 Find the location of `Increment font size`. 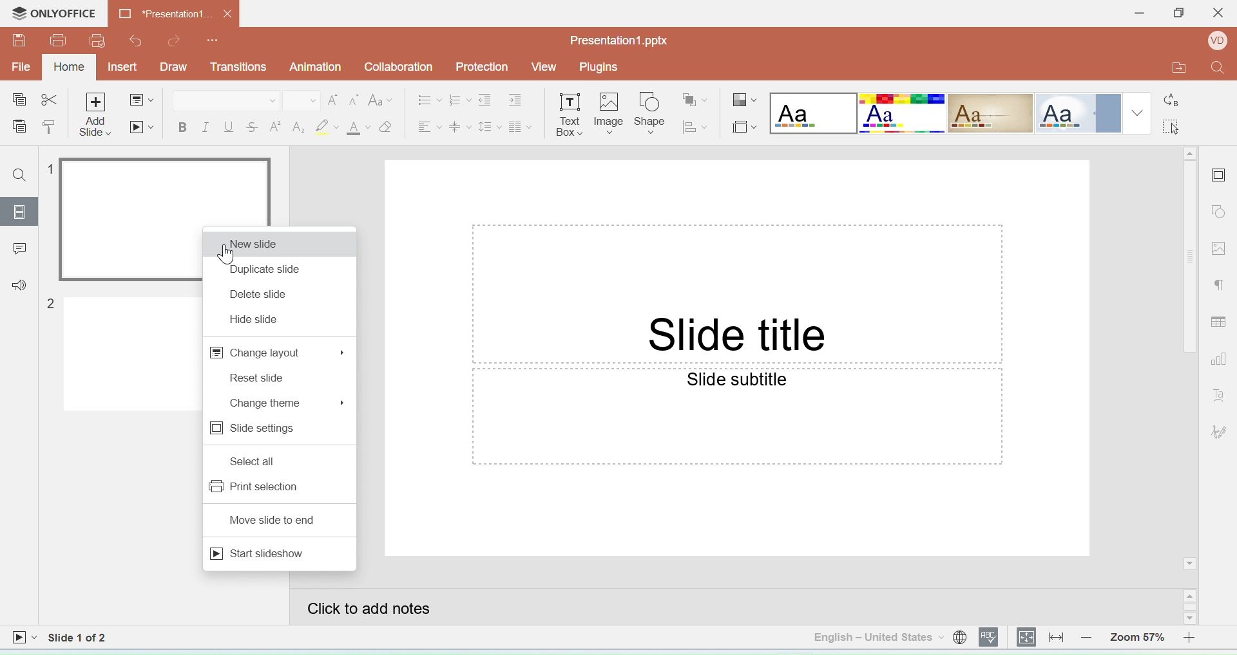

Increment font size is located at coordinates (332, 100).